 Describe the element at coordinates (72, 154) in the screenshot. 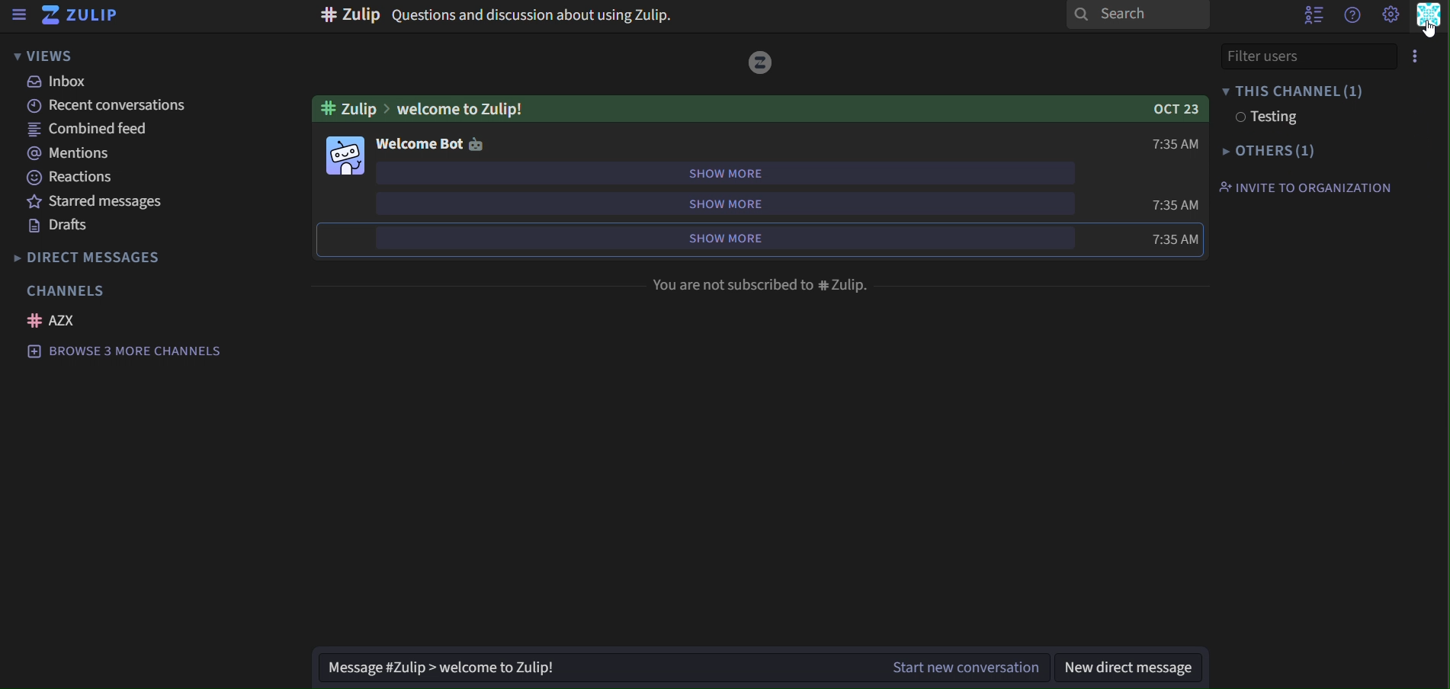

I see `mentions` at that location.